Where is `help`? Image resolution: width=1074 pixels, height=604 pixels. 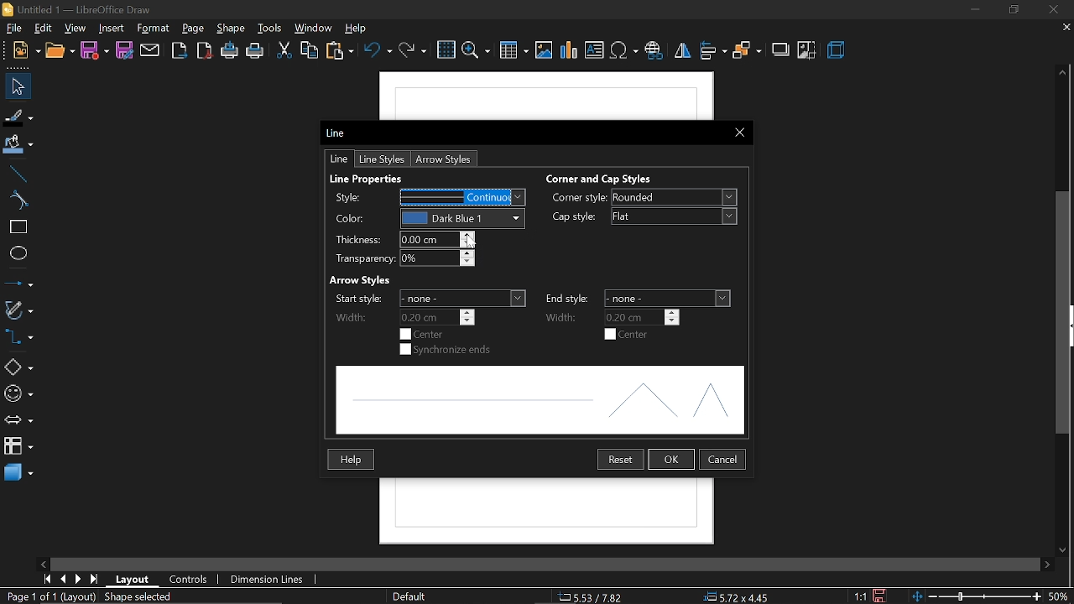 help is located at coordinates (360, 29).